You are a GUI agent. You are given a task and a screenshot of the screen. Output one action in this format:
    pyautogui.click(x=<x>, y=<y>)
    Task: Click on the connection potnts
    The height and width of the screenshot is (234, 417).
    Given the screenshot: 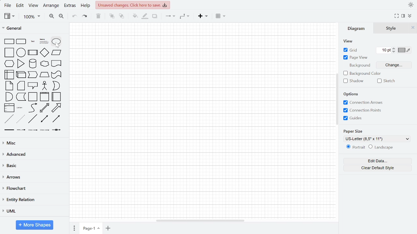 What is the action you would take?
    pyautogui.click(x=362, y=110)
    